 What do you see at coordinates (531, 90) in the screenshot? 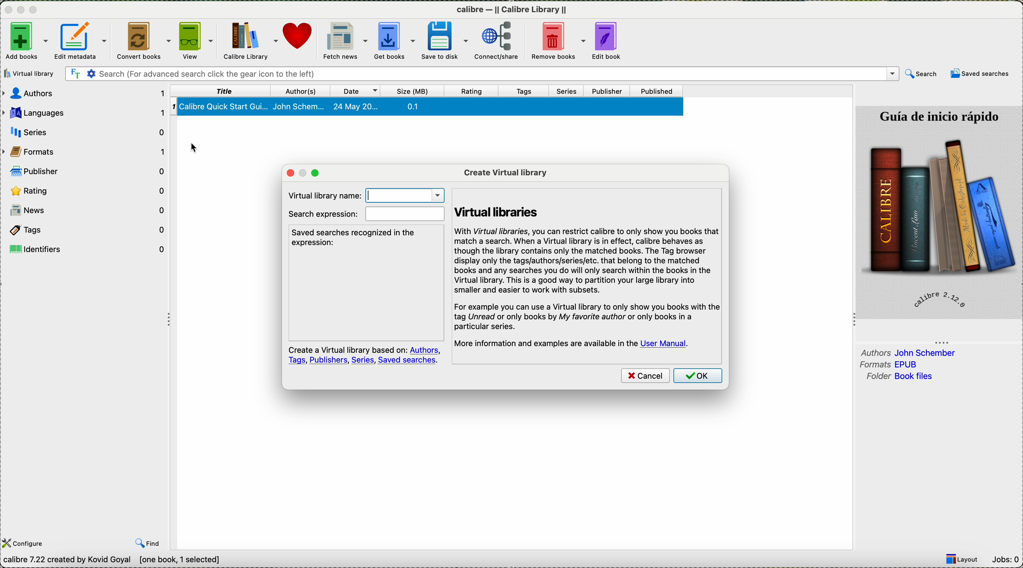
I see `tags` at bounding box center [531, 90].